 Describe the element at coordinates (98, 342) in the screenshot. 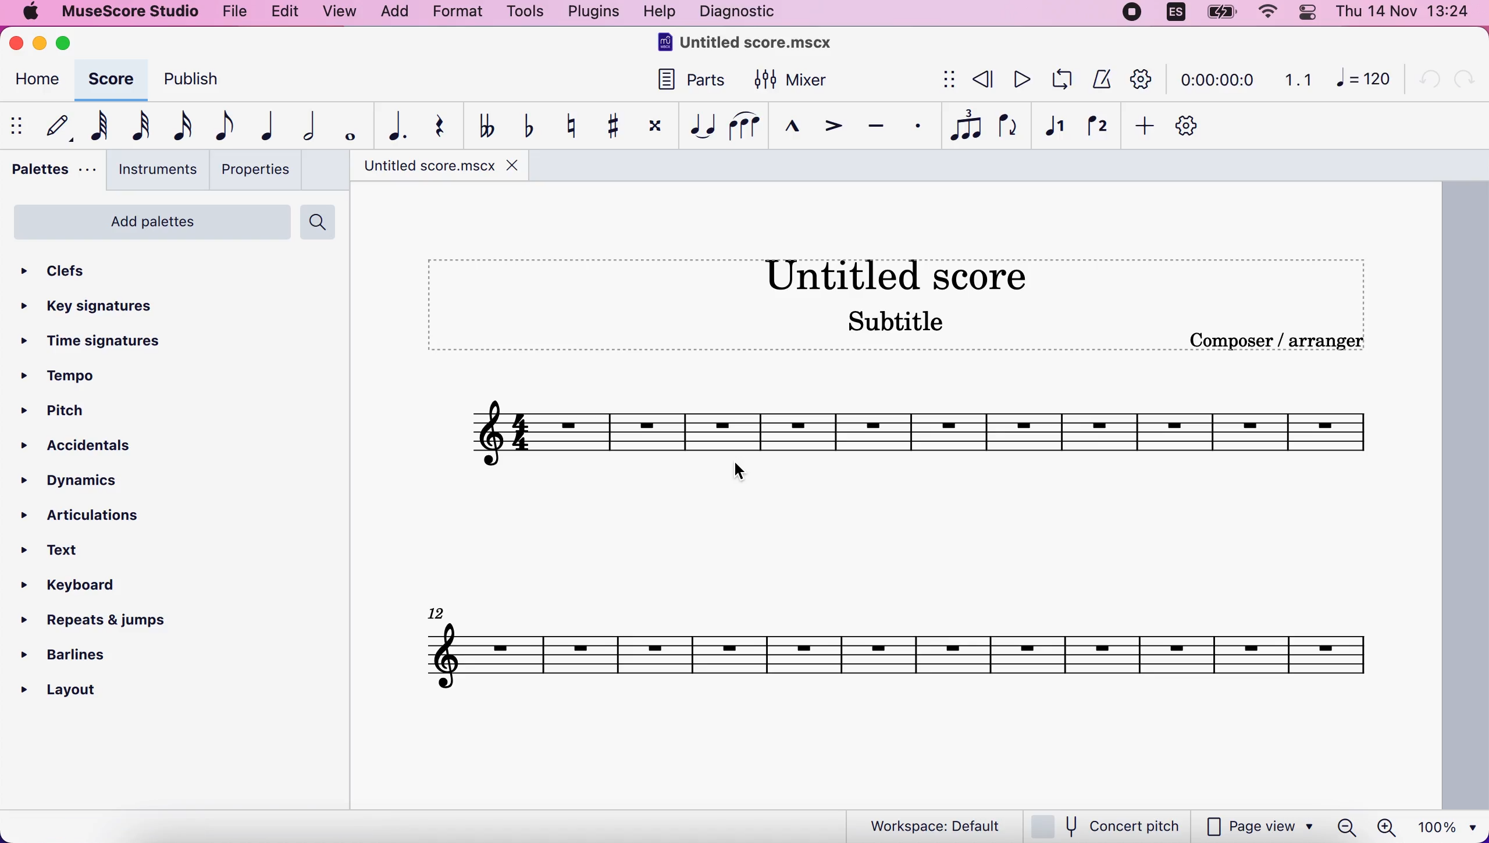

I see `time signatures` at that location.